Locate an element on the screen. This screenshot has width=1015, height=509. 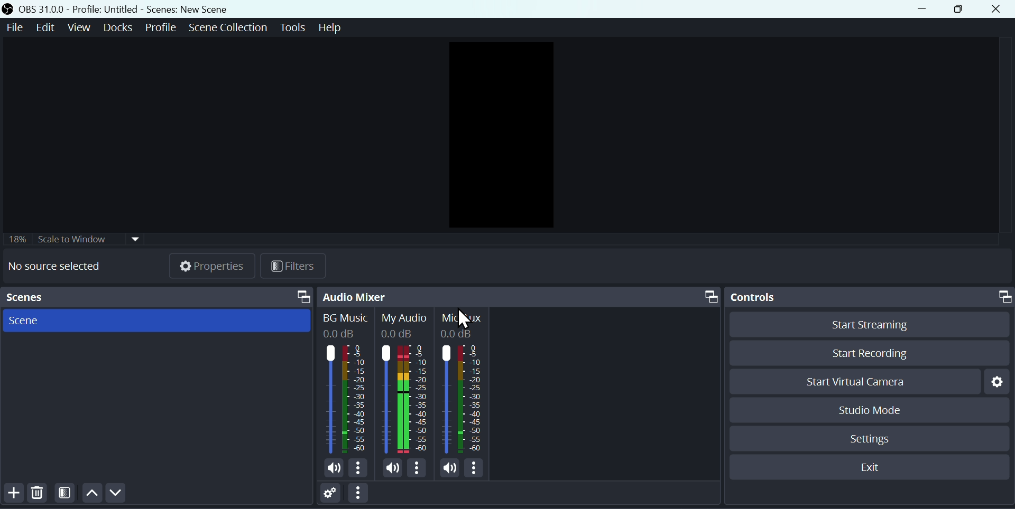
 My audio is located at coordinates (406, 316).